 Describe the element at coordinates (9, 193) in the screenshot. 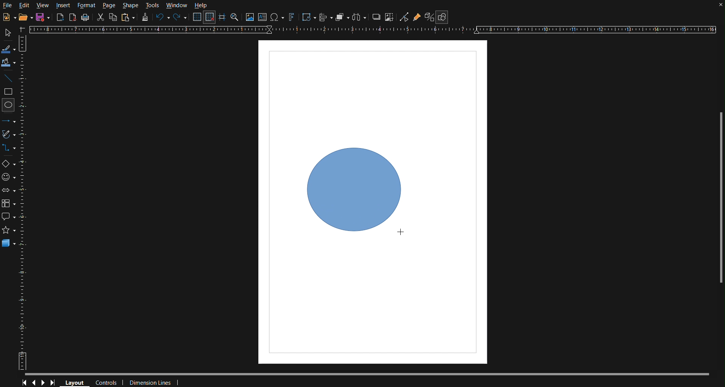

I see `Box Arrows` at that location.